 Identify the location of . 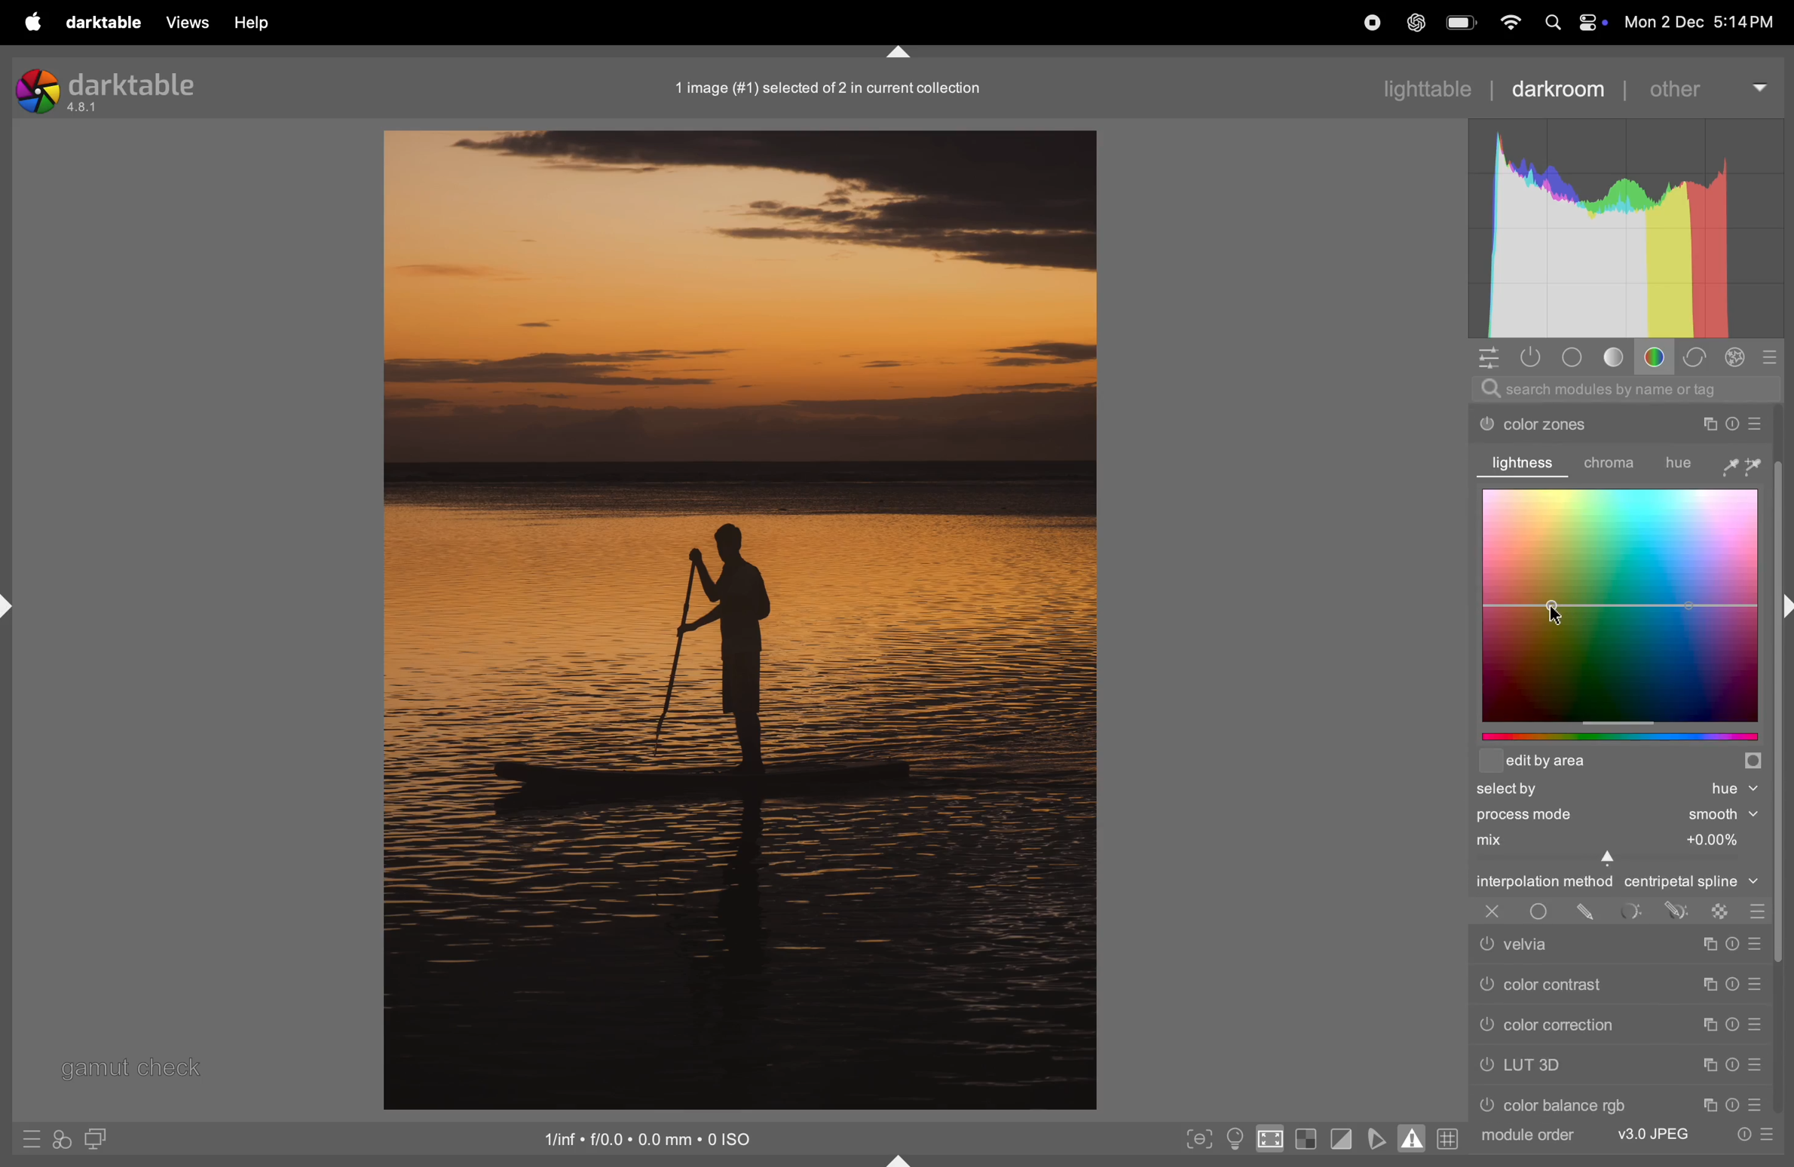
(1722, 911).